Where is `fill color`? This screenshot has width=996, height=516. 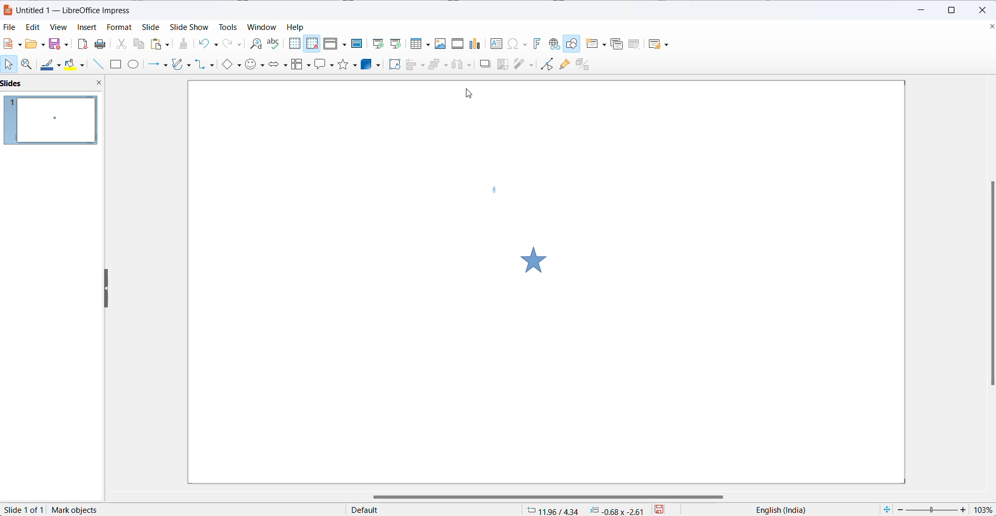 fill color is located at coordinates (77, 64).